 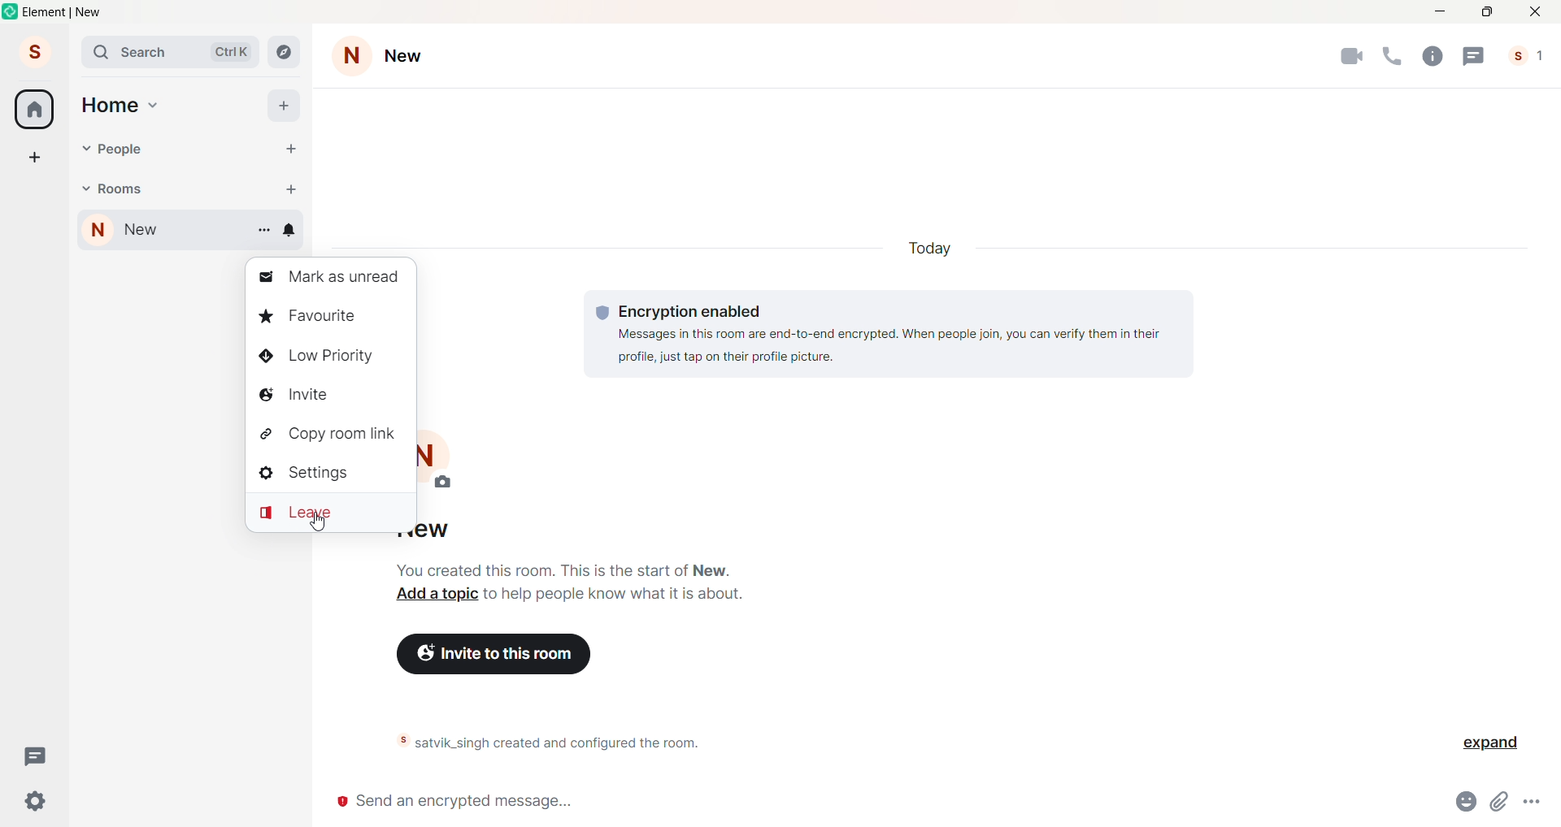 What do you see at coordinates (322, 393) in the screenshot?
I see `Invite` at bounding box center [322, 393].